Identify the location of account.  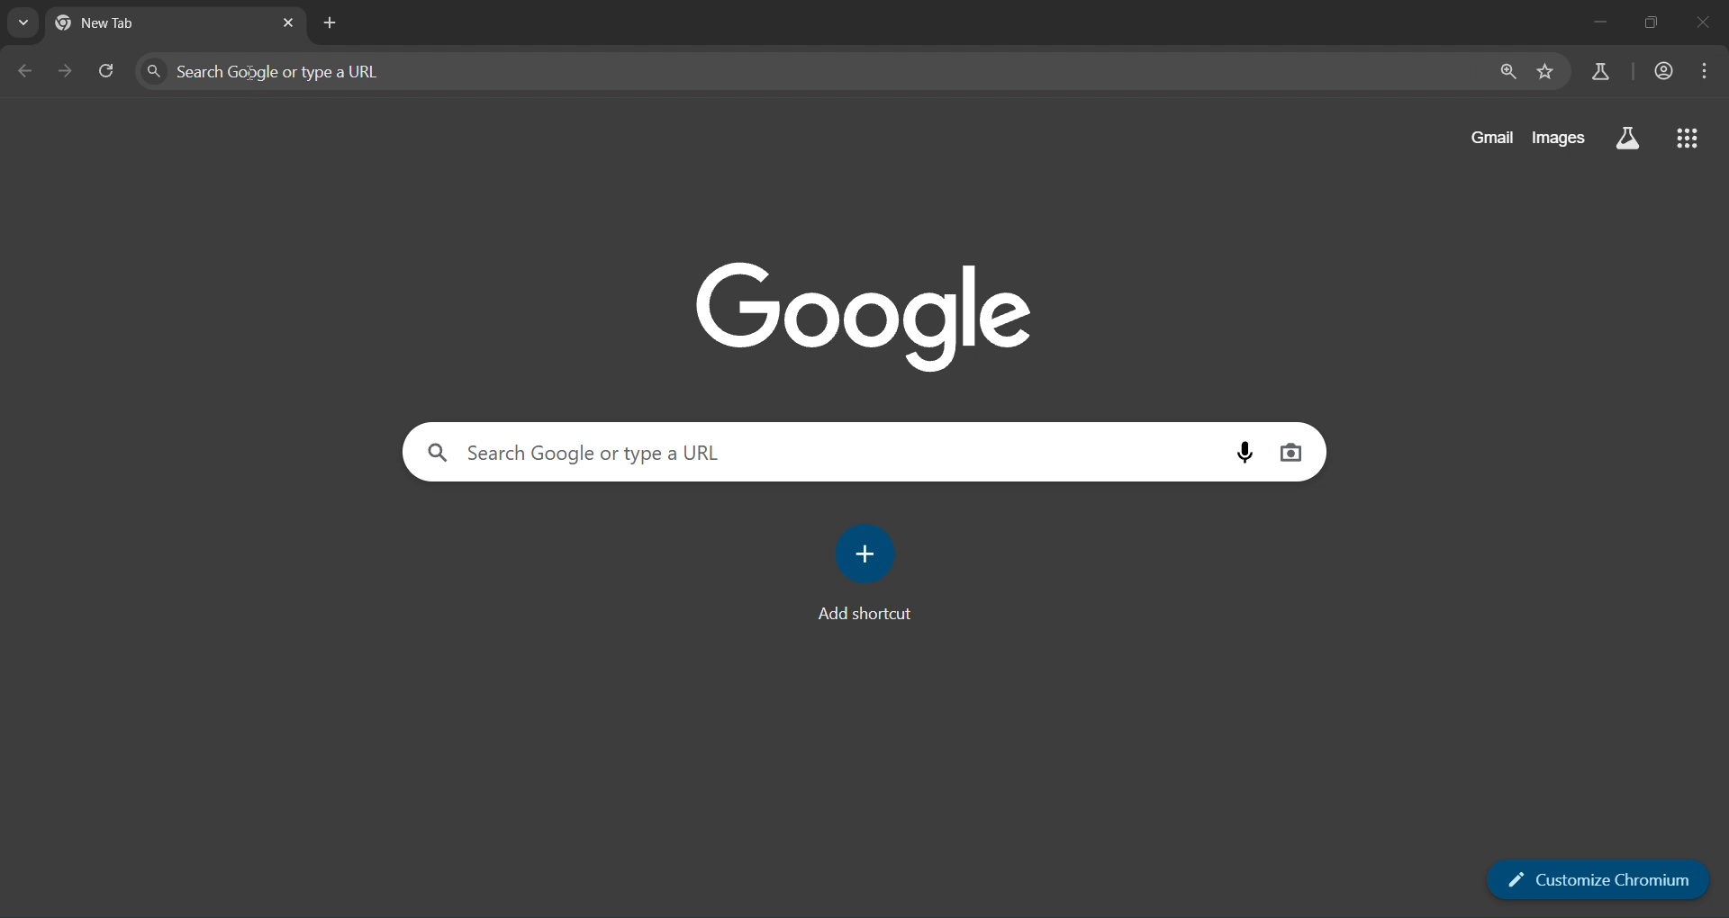
(1666, 71).